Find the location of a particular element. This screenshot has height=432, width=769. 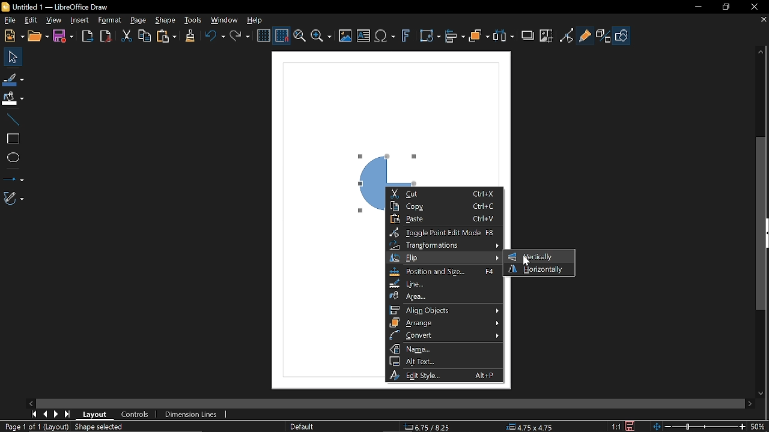

Format is located at coordinates (111, 21).